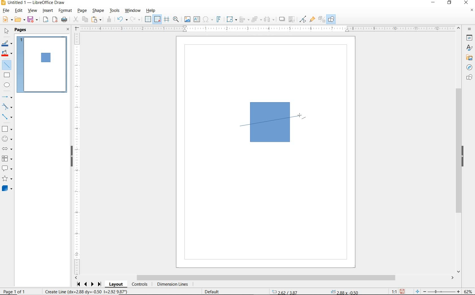  What do you see at coordinates (7, 188) in the screenshot?
I see `3D SHAPES` at bounding box center [7, 188].